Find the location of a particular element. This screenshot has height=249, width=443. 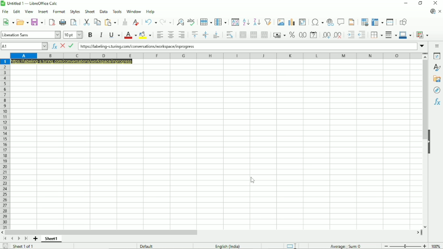

Redo is located at coordinates (166, 22).